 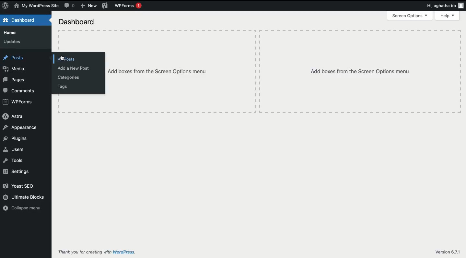 I want to click on Settings, so click(x=19, y=172).